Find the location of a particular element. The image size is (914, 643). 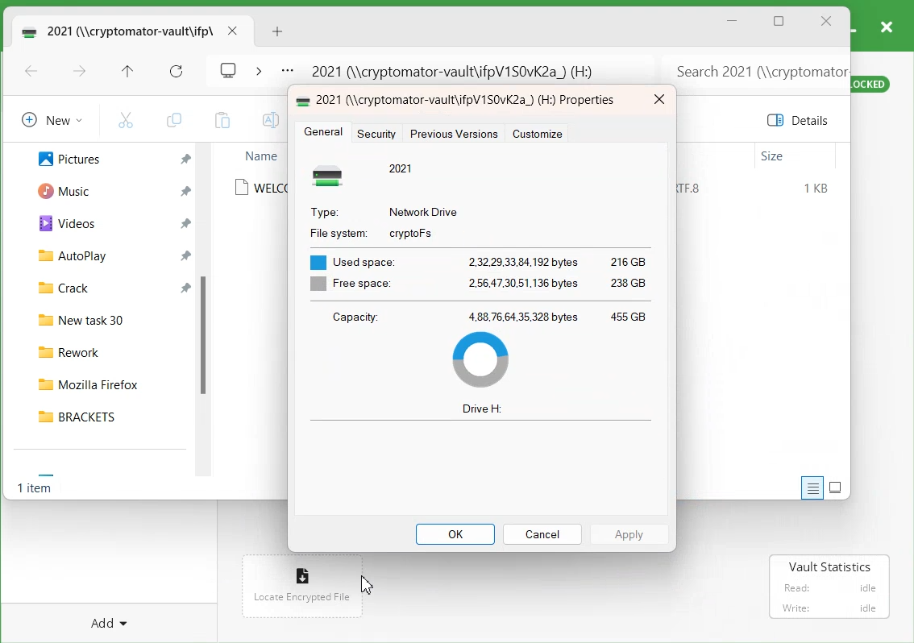

New task 30 is located at coordinates (106, 317).